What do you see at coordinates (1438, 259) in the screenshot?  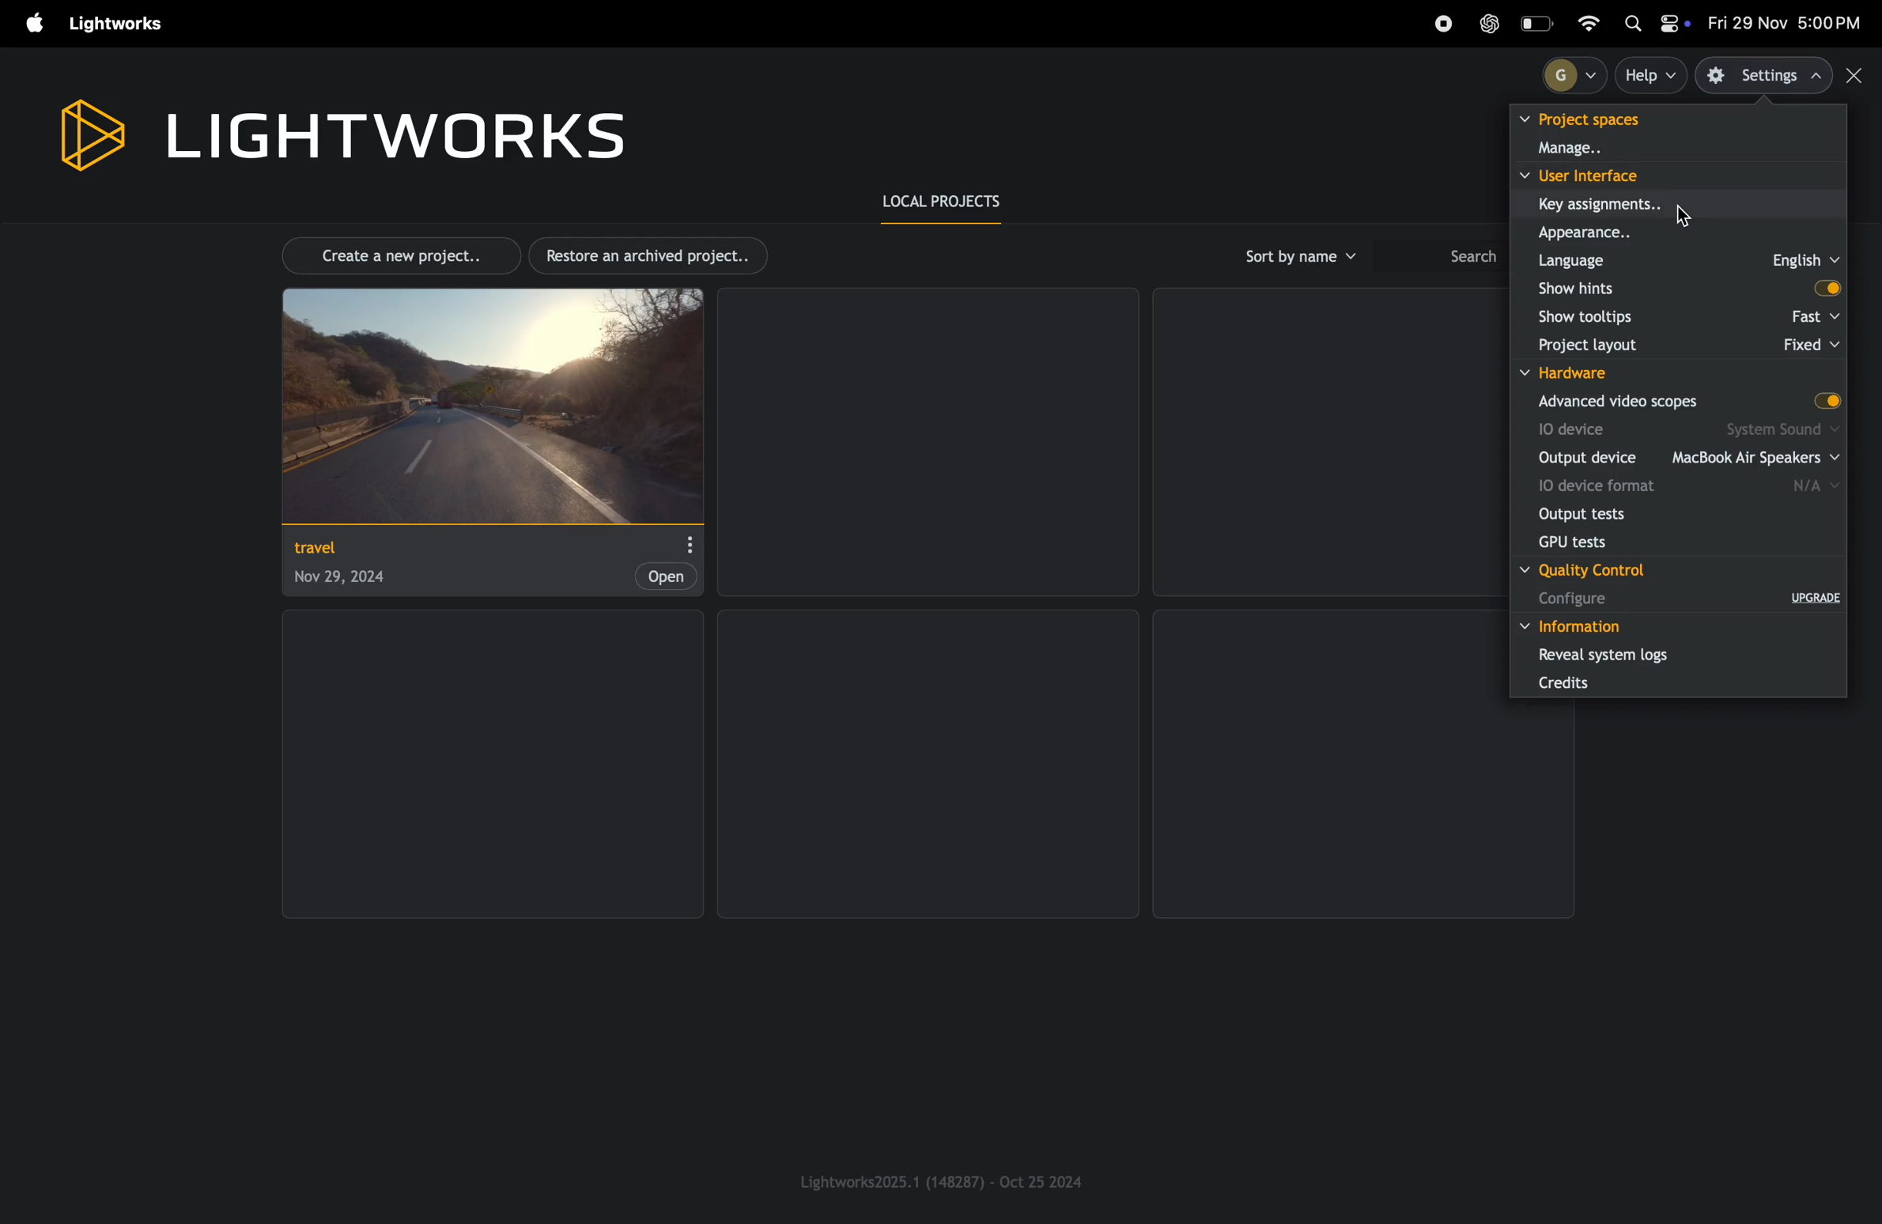 I see `search` at bounding box center [1438, 259].